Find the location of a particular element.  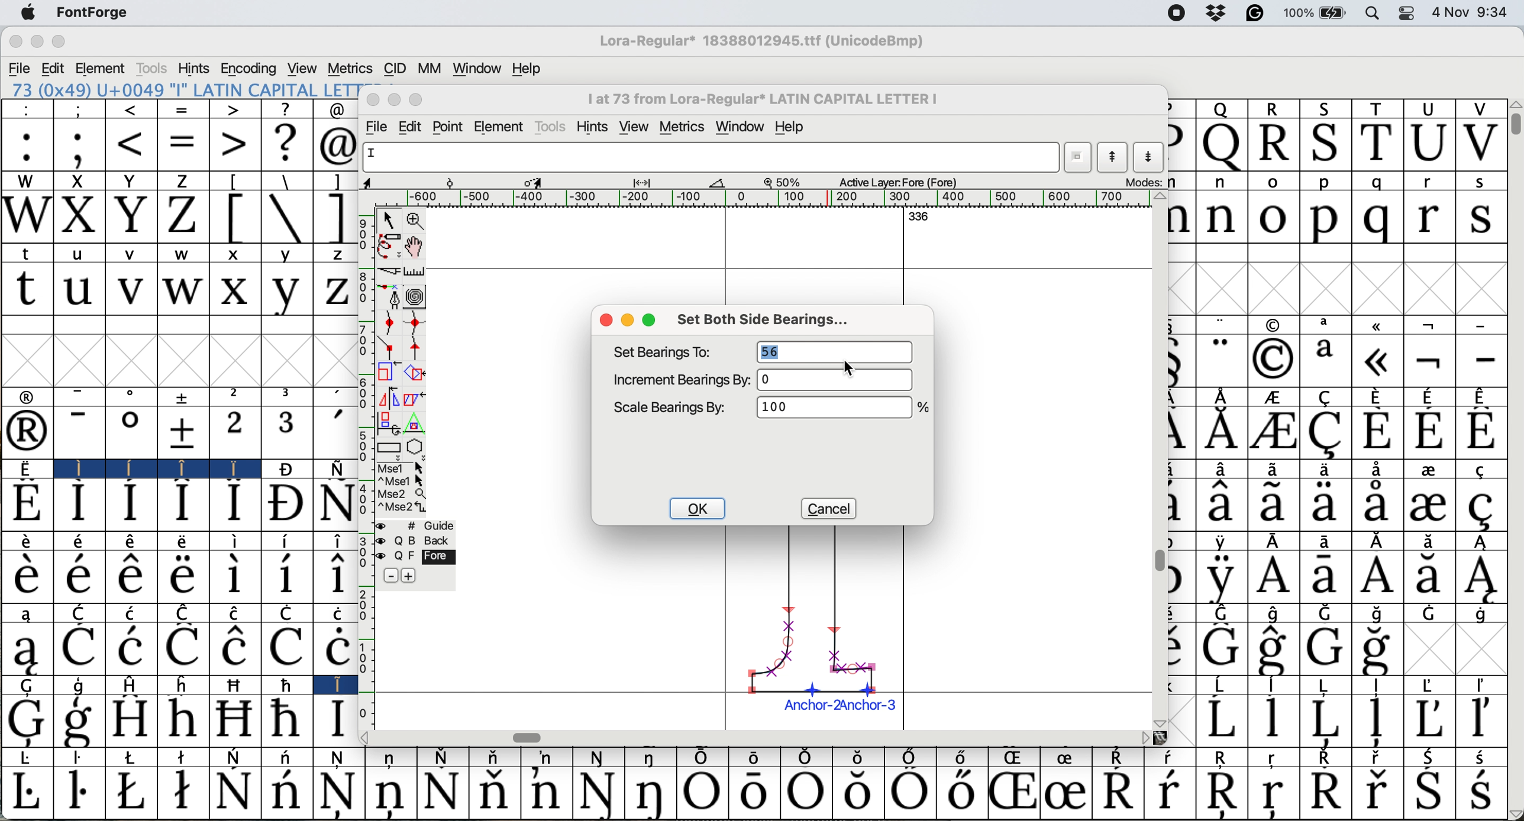

Symbol is located at coordinates (1380, 757).